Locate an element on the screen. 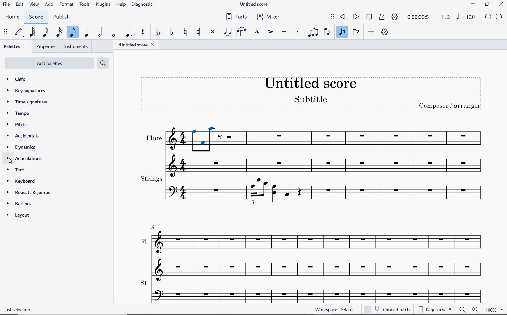 This screenshot has height=315, width=507. redo is located at coordinates (499, 17).